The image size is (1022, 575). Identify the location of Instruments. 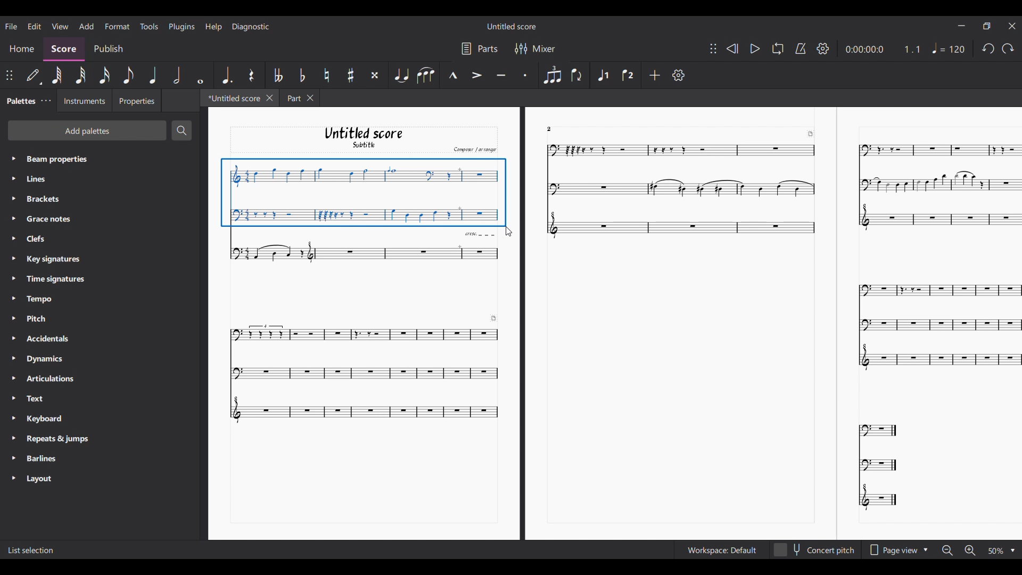
(84, 101).